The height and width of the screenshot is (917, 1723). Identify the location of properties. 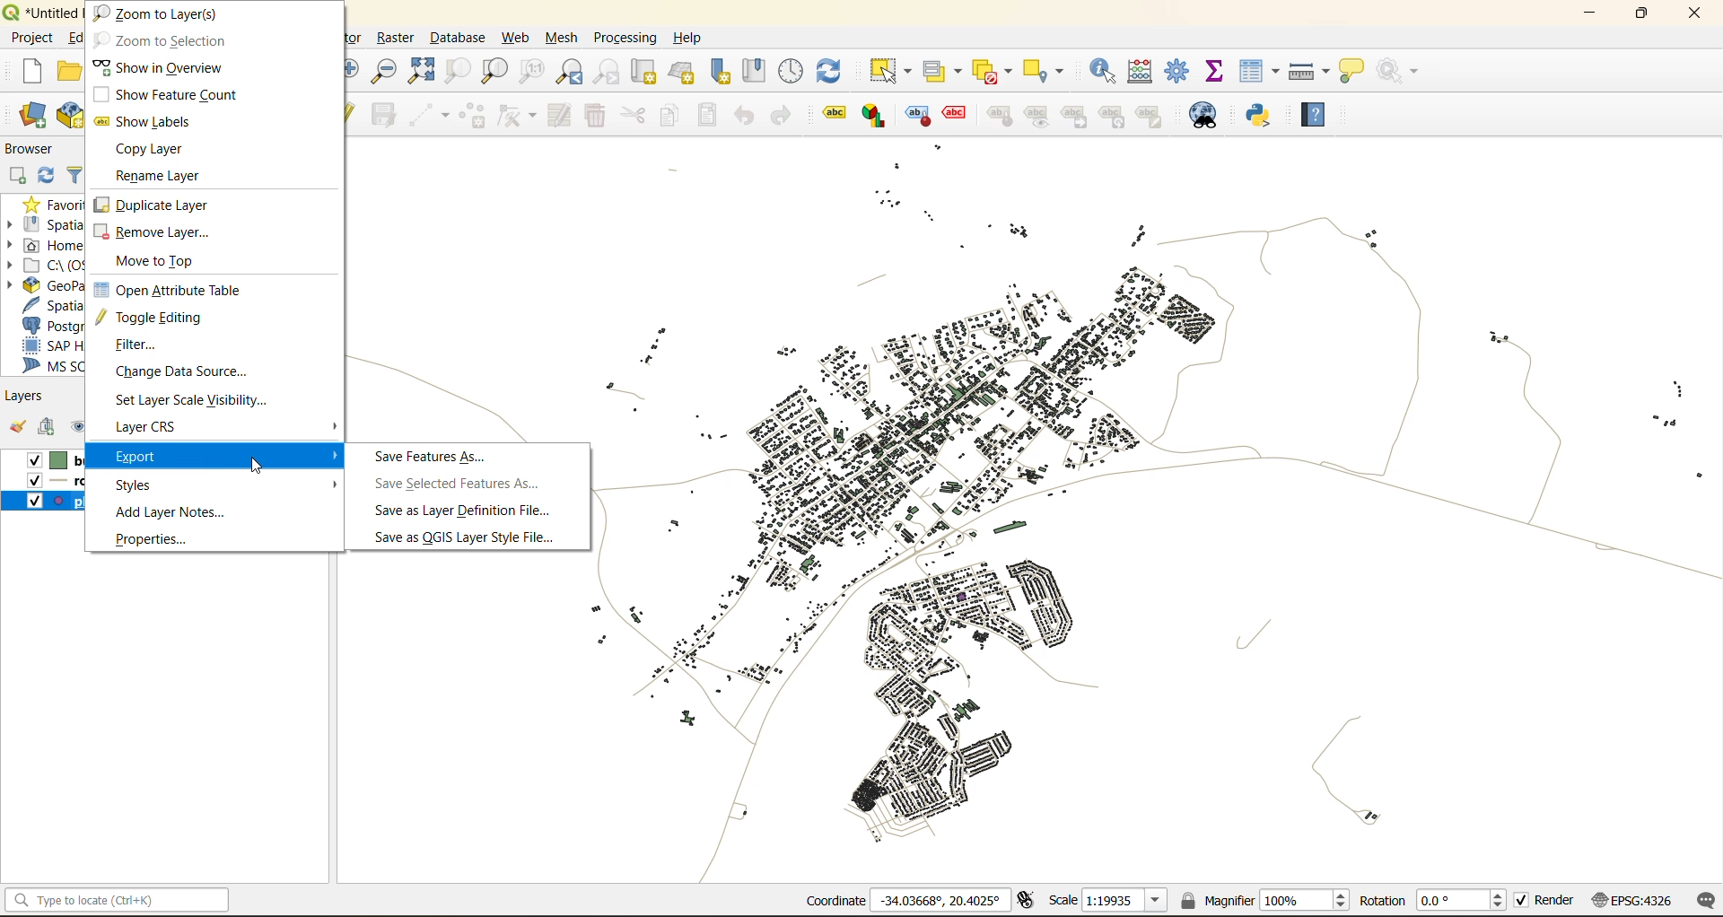
(160, 538).